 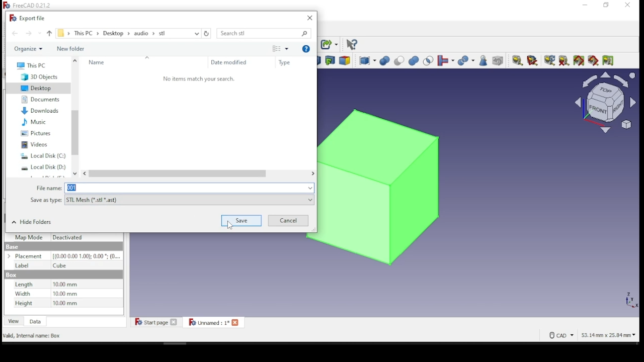 What do you see at coordinates (264, 33) in the screenshot?
I see `search bar` at bounding box center [264, 33].